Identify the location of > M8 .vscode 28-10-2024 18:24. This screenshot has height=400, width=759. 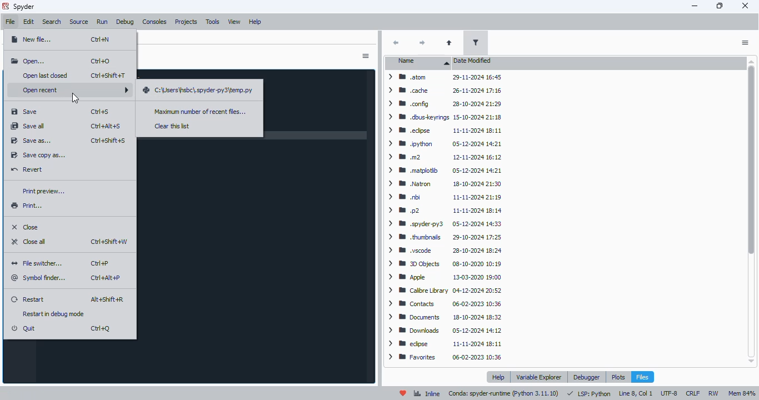
(443, 251).